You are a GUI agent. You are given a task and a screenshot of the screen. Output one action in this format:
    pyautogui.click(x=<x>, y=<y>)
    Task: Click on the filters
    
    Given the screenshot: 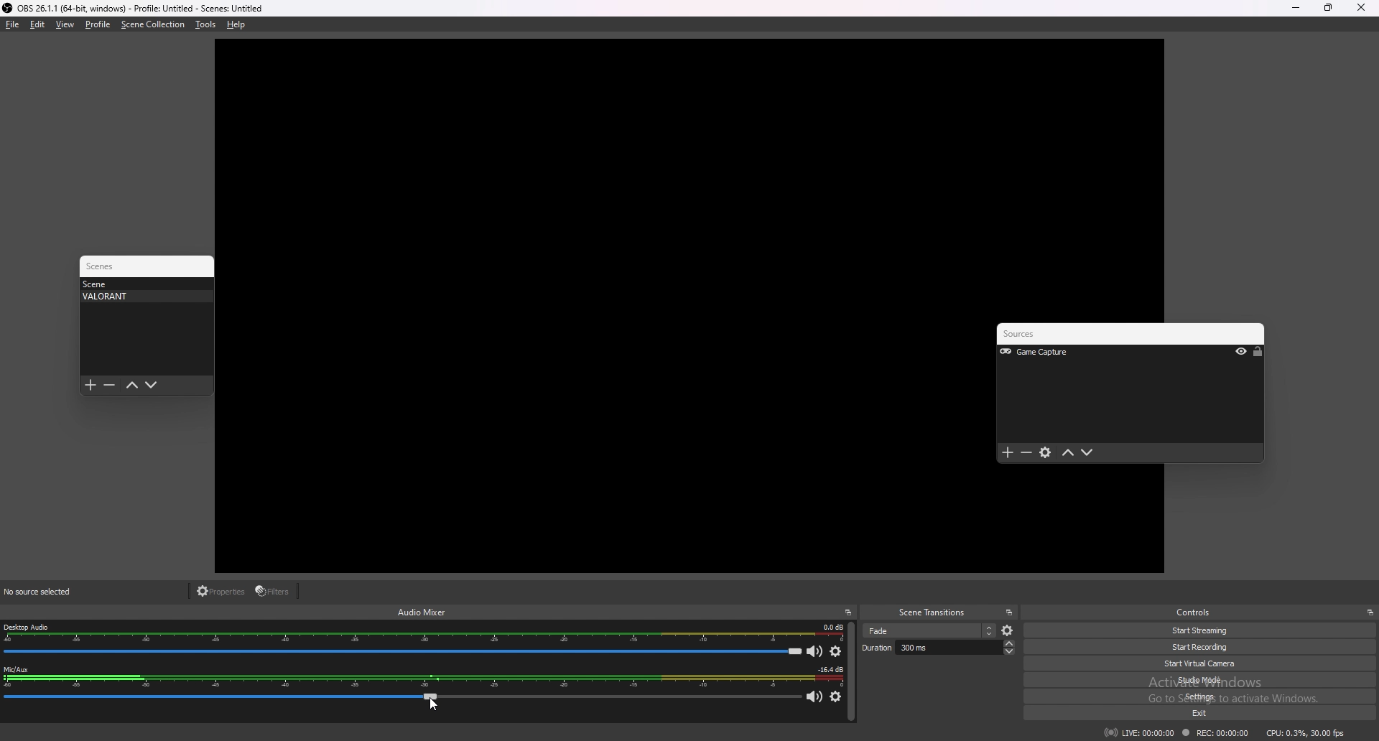 What is the action you would take?
    pyautogui.click(x=274, y=591)
    